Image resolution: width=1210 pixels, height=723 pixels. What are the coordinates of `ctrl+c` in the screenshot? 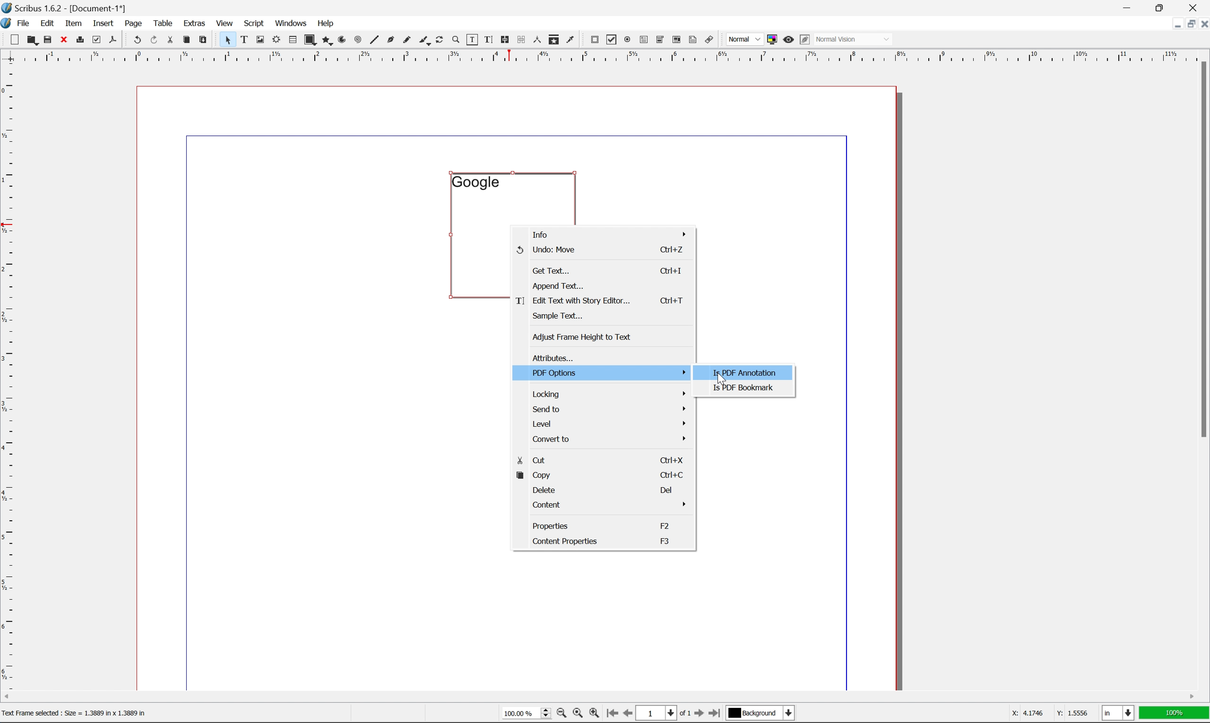 It's located at (670, 476).